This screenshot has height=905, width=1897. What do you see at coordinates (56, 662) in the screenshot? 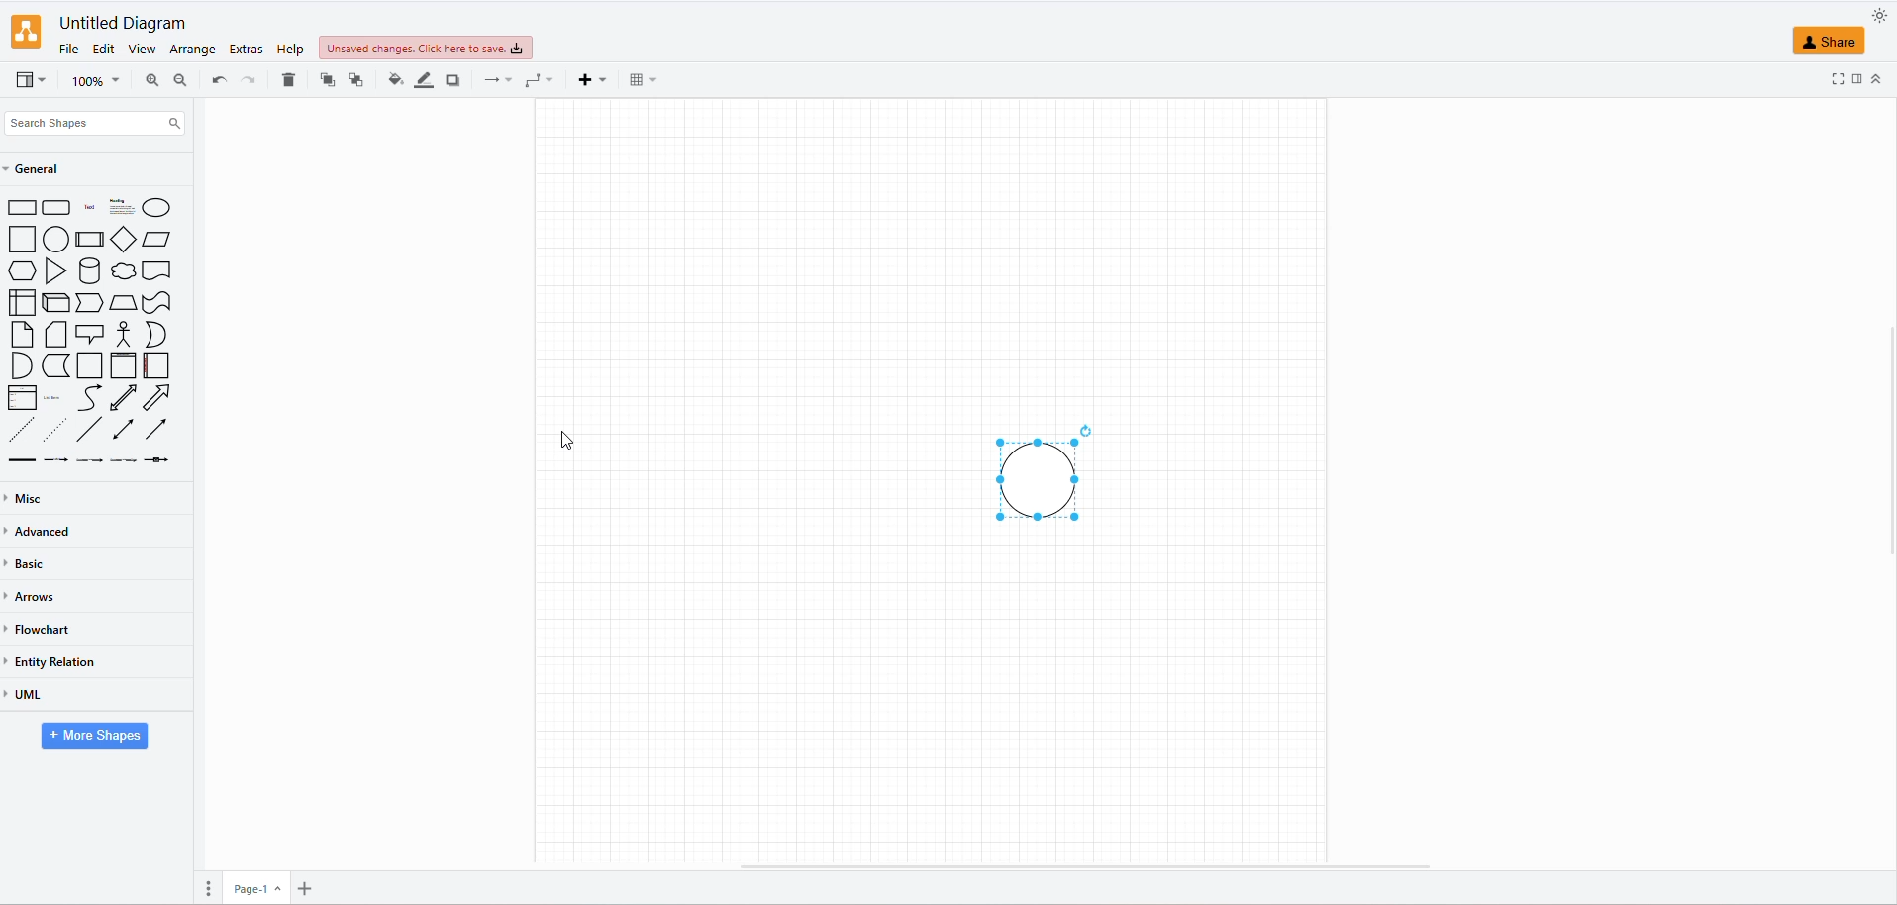
I see `ENTITY RELATION` at bounding box center [56, 662].